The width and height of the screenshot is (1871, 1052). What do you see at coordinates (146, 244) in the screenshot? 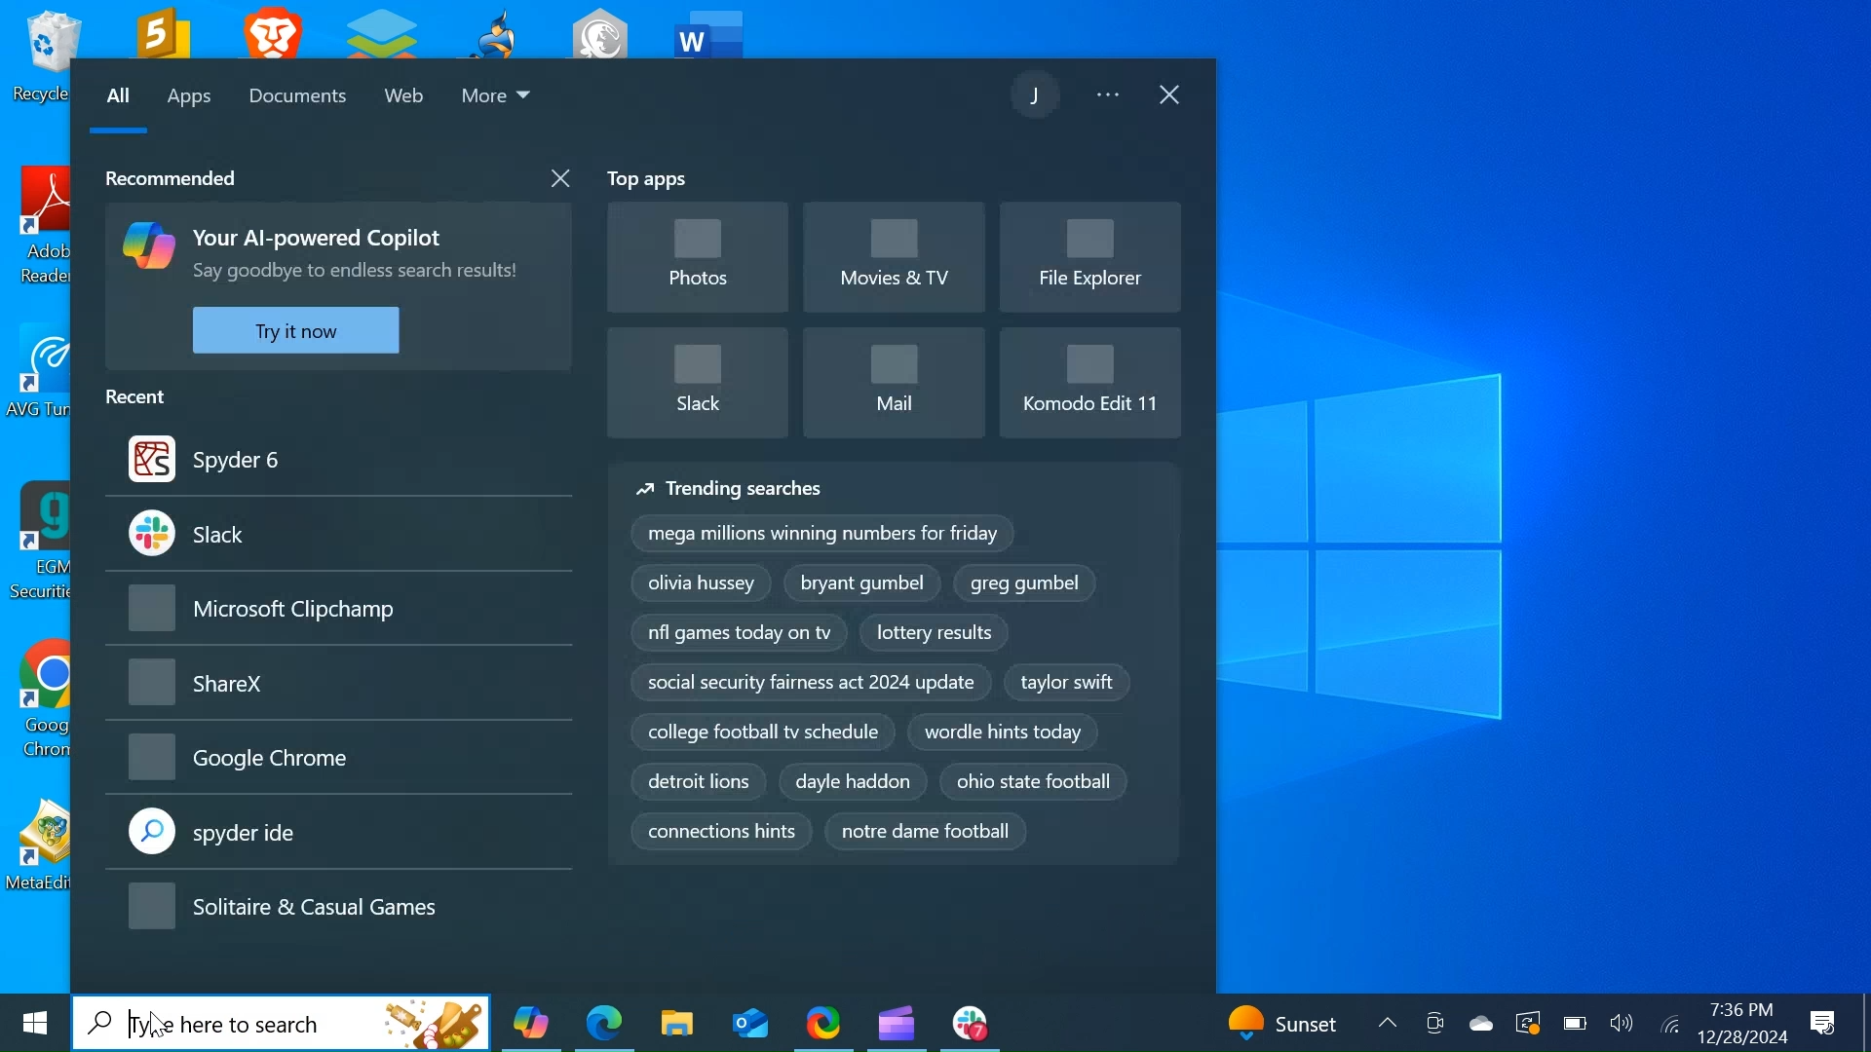
I see `Copilot Logo` at bounding box center [146, 244].